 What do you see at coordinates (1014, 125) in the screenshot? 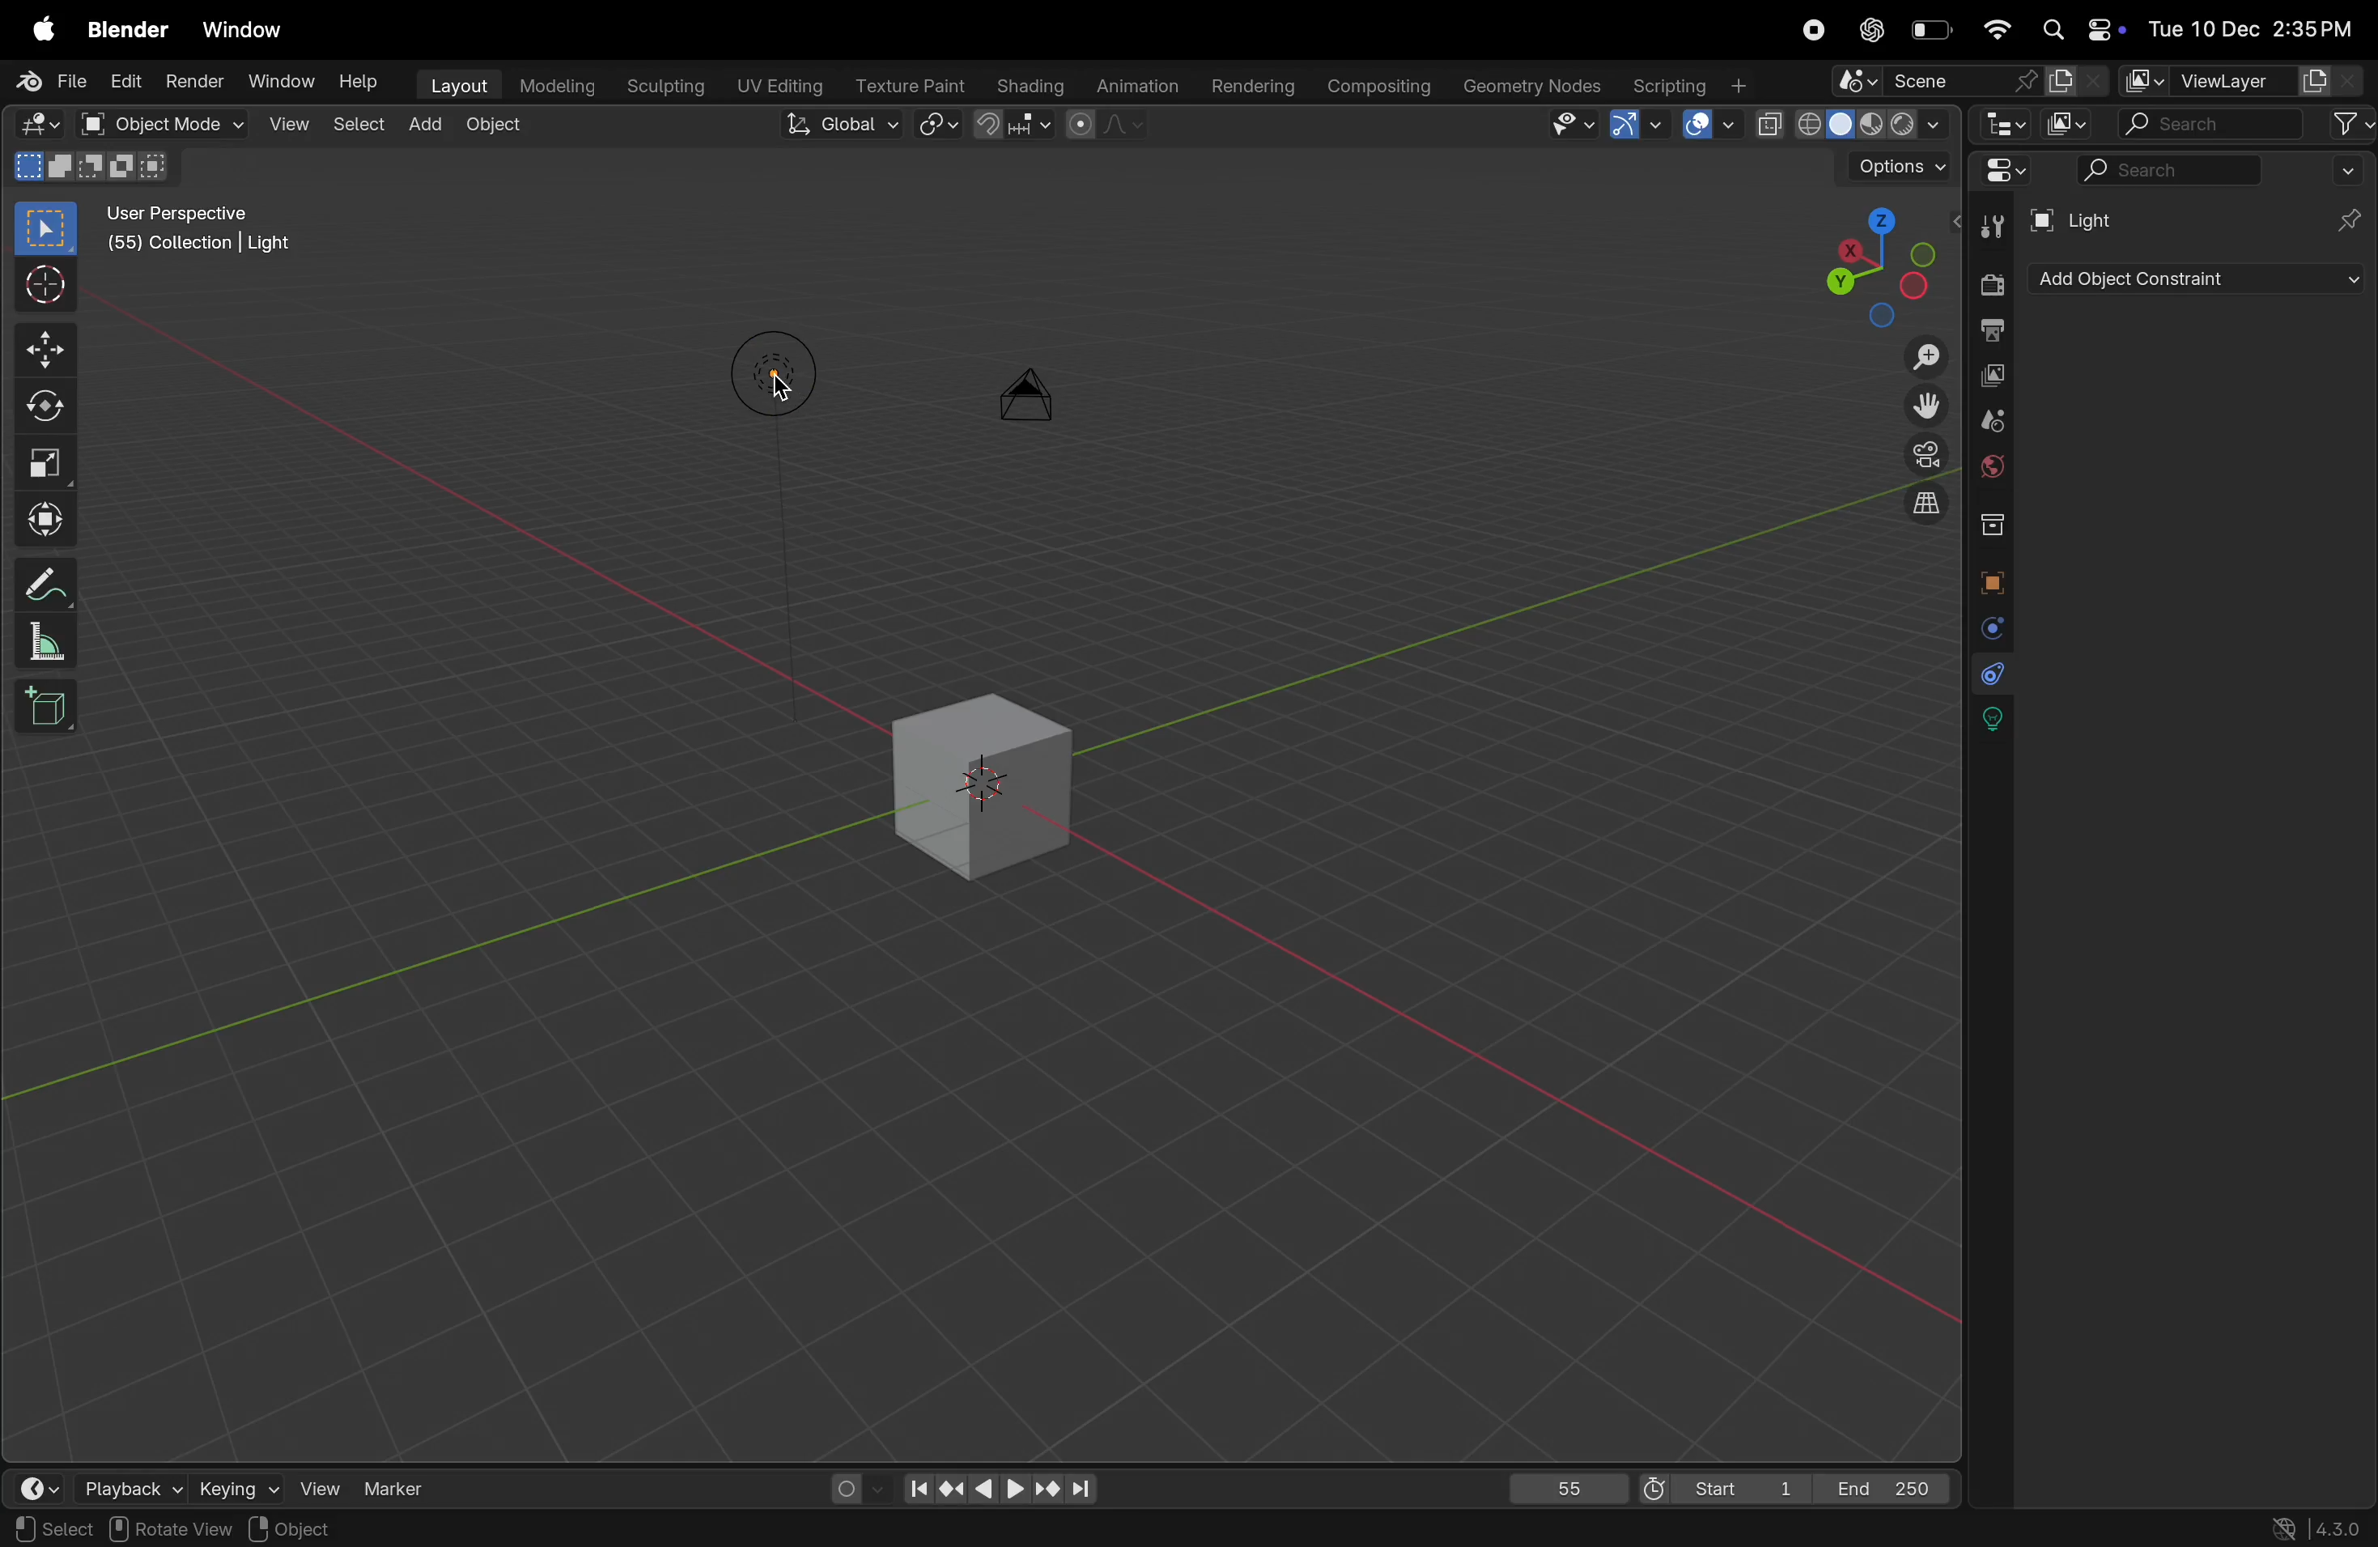
I see `snapping` at bounding box center [1014, 125].